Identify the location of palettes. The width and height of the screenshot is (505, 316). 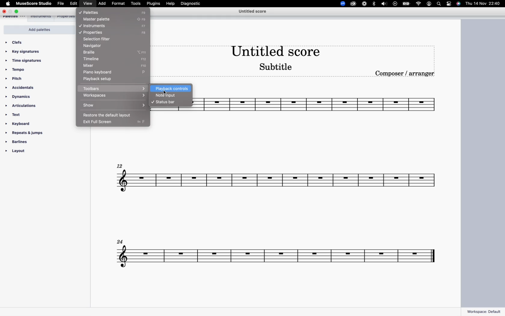
(15, 17).